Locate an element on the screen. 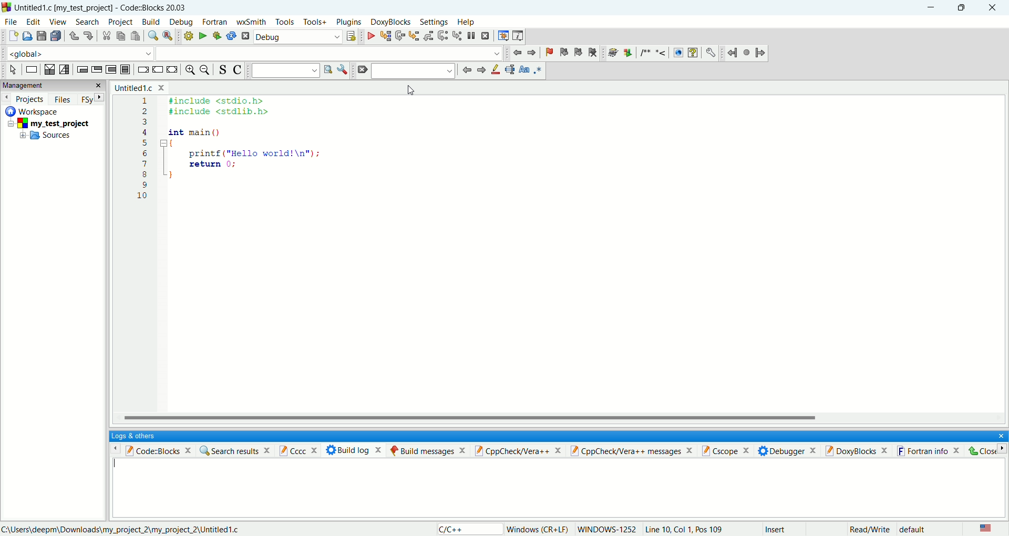 The width and height of the screenshot is (1009, 536). global is located at coordinates (77, 53).